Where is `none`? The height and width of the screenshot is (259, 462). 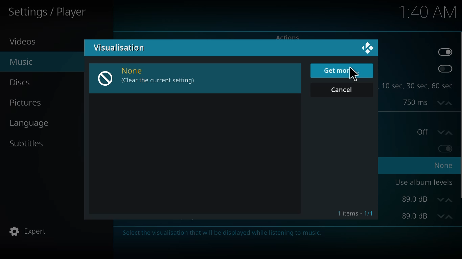
none is located at coordinates (444, 165).